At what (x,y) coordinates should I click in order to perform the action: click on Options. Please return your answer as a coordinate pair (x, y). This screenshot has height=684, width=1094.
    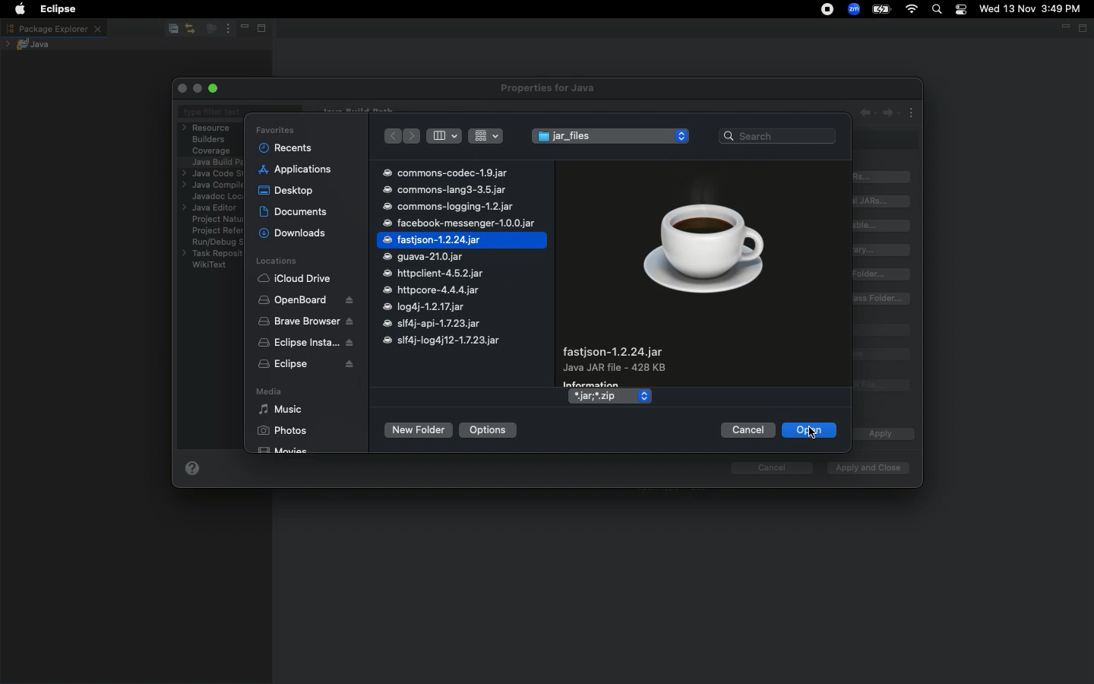
    Looking at the image, I should click on (489, 429).